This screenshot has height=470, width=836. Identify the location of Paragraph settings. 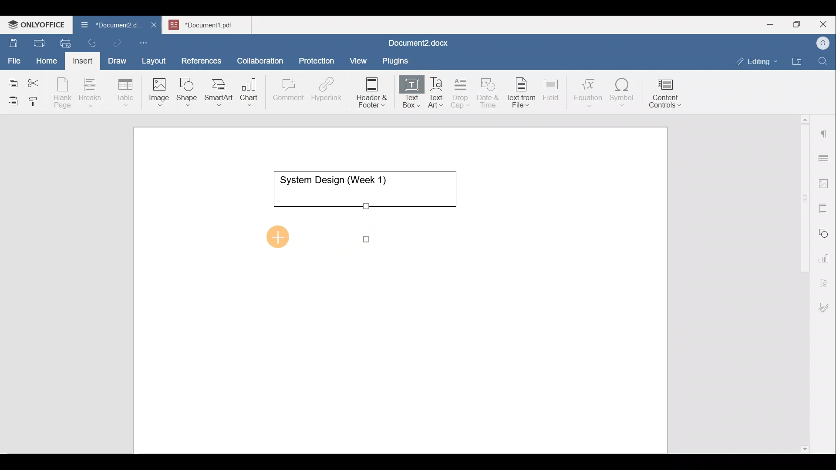
(825, 130).